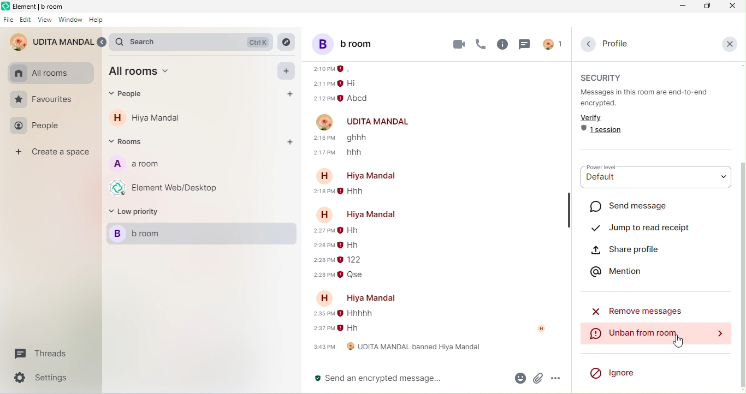  I want to click on older message from hiya mandal, so click(342, 193).